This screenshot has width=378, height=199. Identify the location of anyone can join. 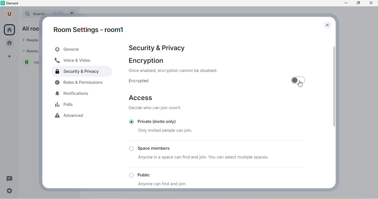
(164, 184).